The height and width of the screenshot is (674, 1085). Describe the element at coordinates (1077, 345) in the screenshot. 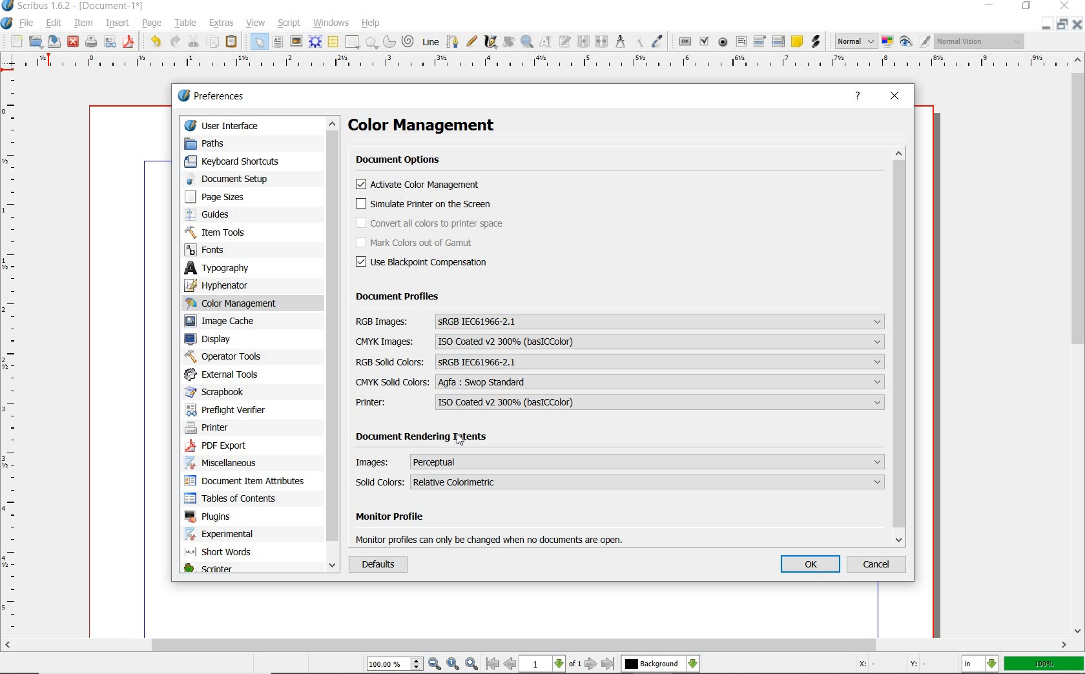

I see `scrollbar` at that location.